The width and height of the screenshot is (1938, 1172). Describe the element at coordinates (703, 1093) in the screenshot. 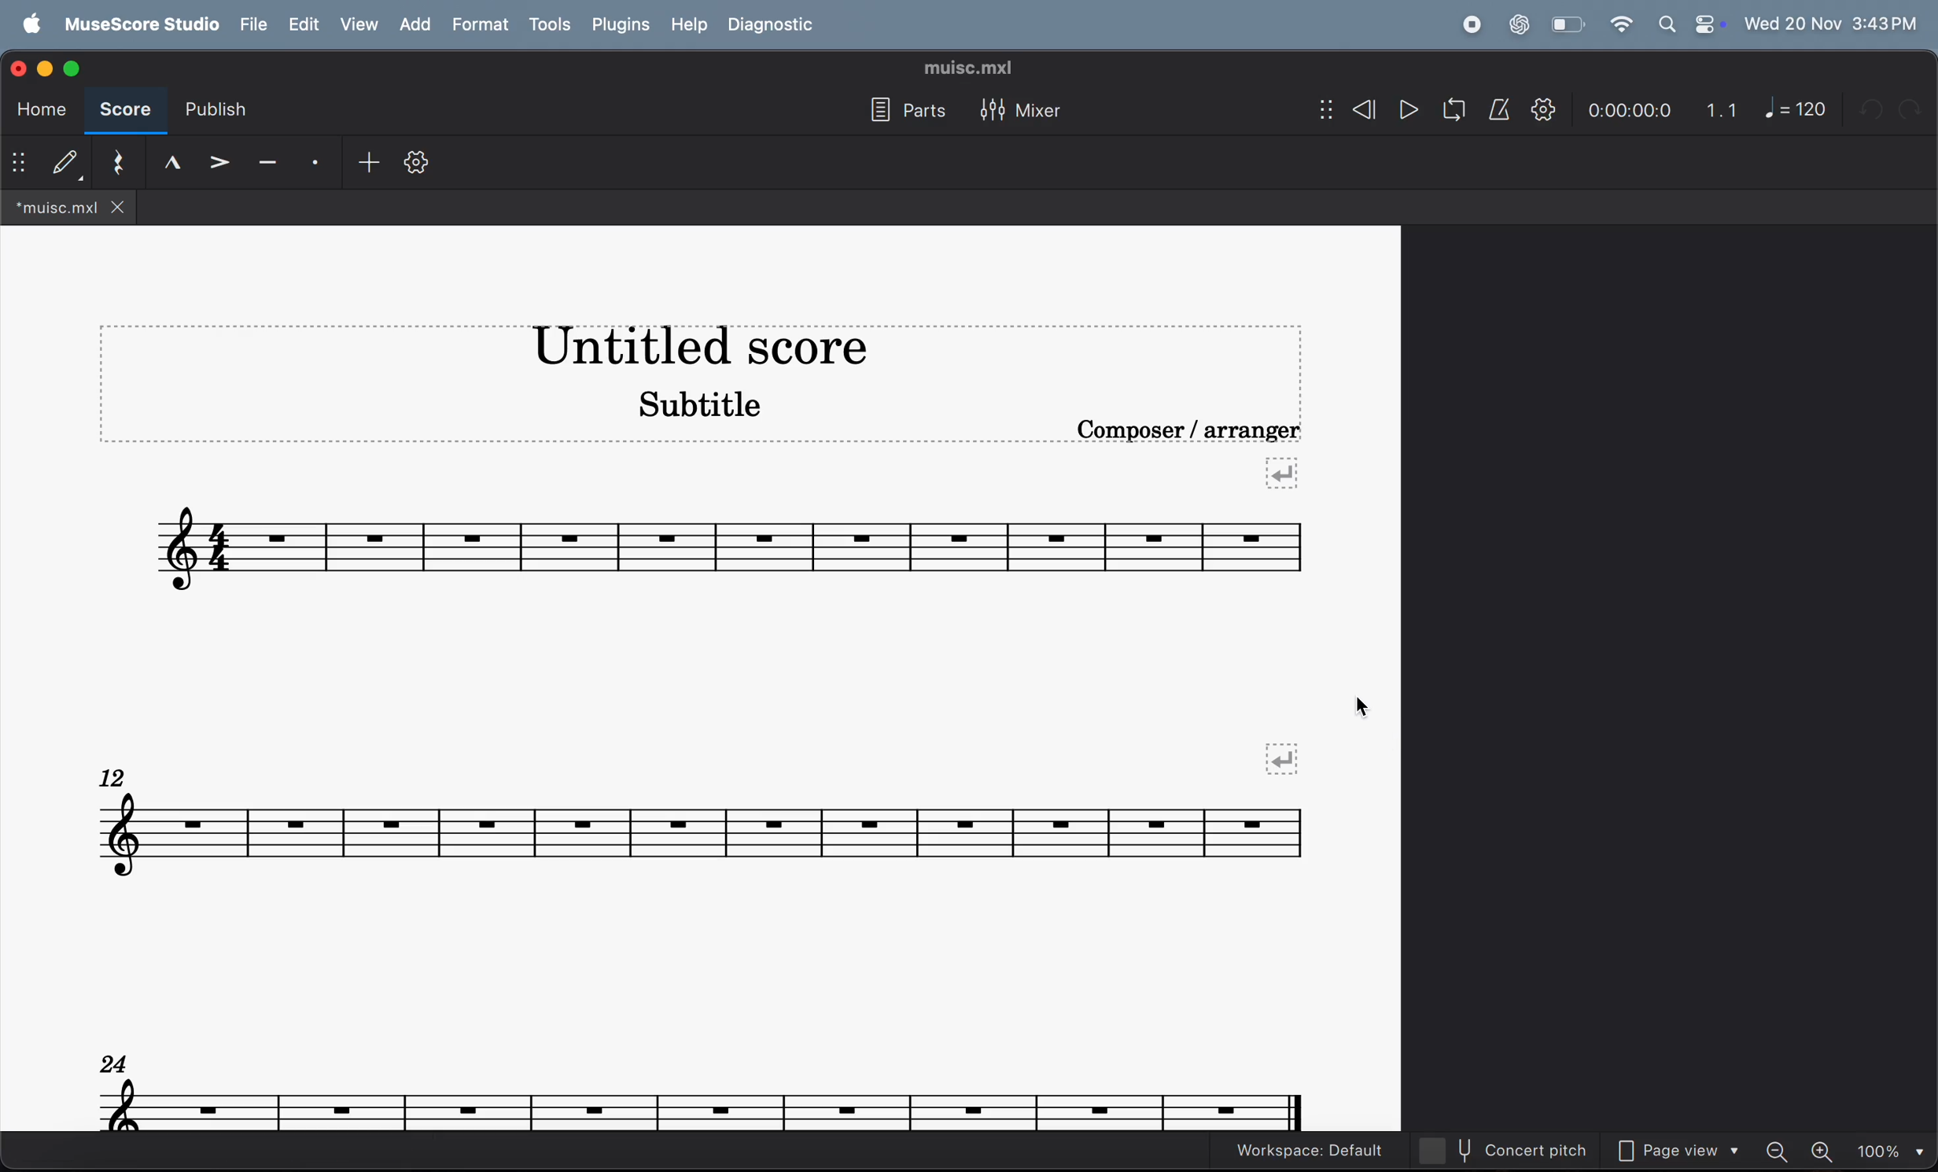

I see `notes` at that location.